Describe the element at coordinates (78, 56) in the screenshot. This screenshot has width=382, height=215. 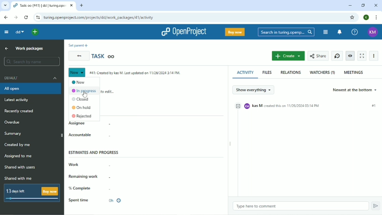
I see `Back` at that location.